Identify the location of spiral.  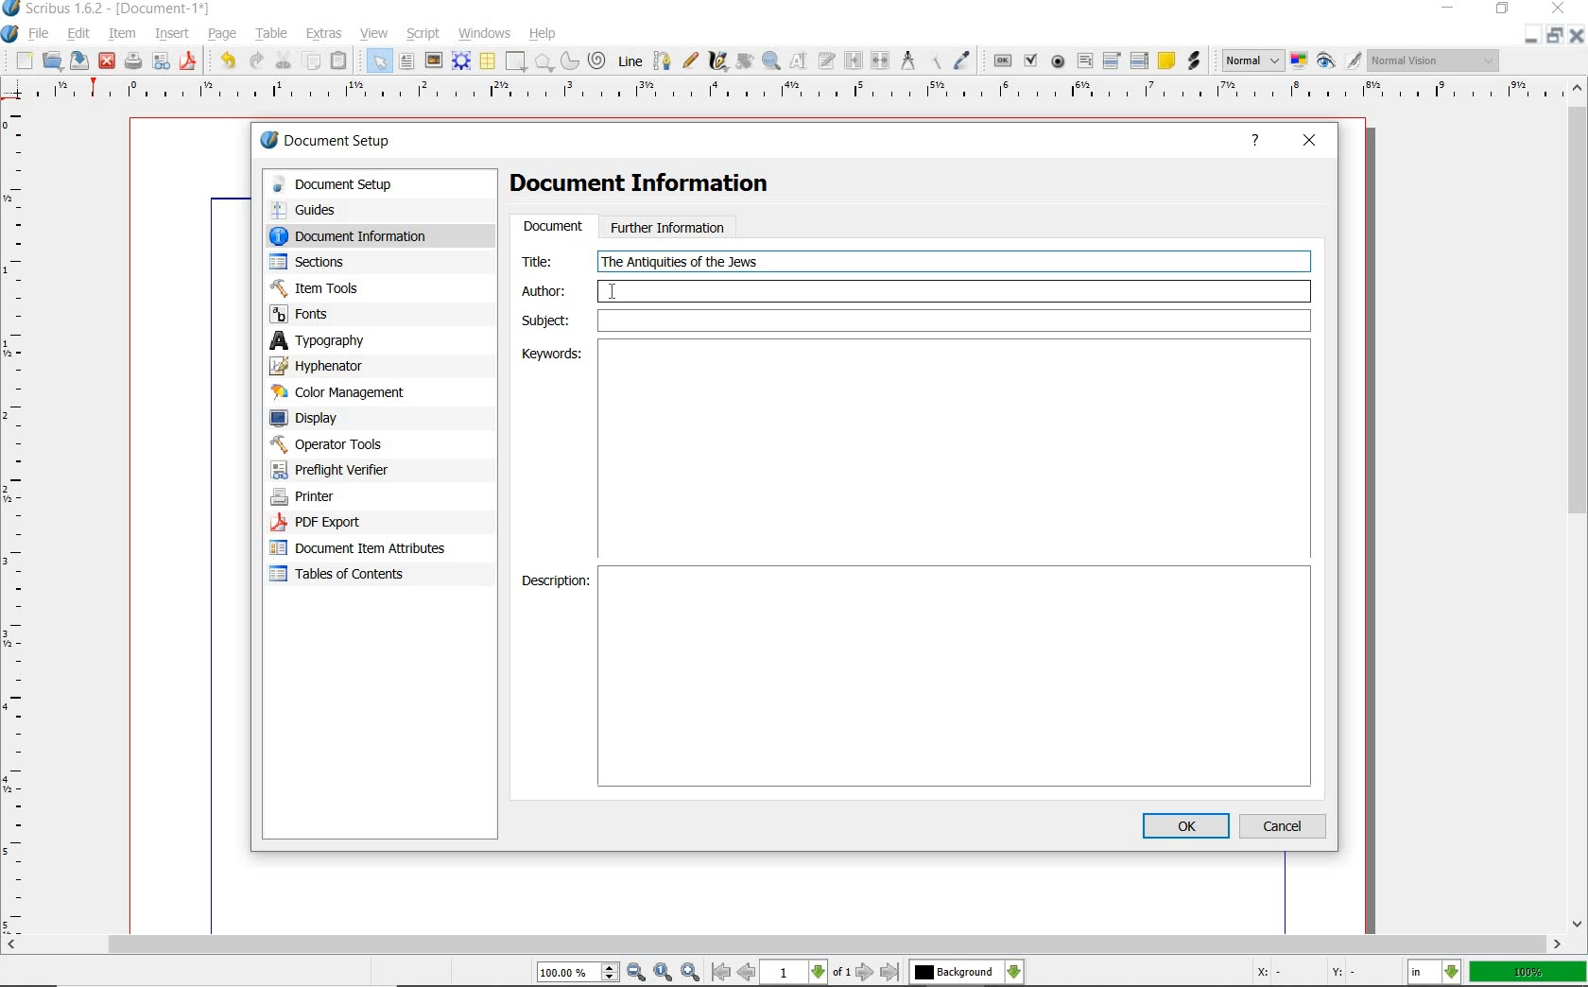
(599, 60).